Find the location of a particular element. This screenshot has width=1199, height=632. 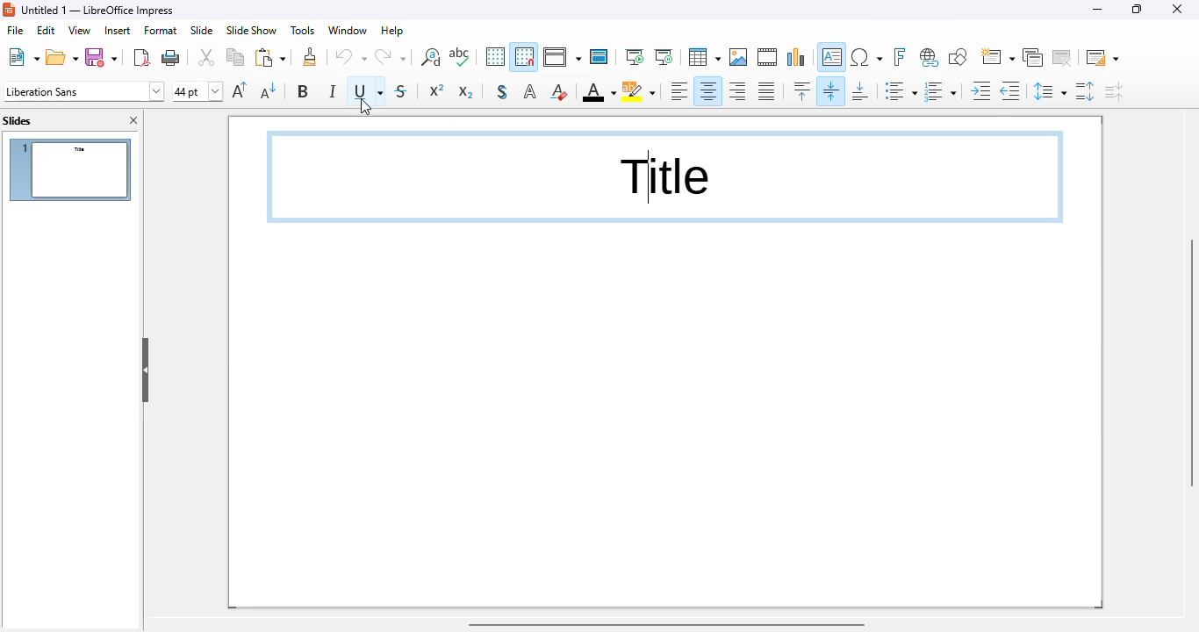

character highlighting color is located at coordinates (639, 92).